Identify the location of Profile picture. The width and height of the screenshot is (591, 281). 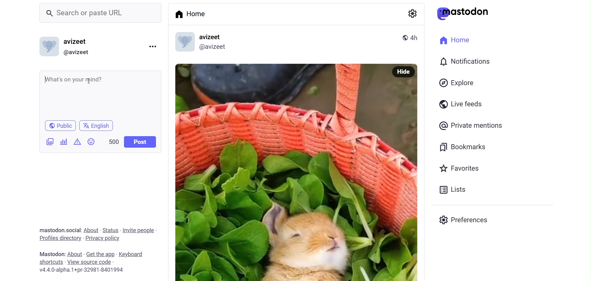
(48, 47).